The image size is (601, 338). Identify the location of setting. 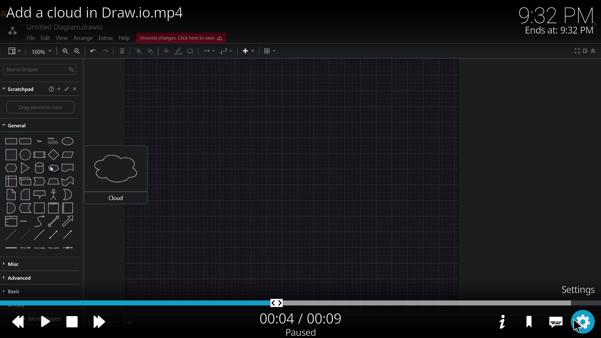
(577, 288).